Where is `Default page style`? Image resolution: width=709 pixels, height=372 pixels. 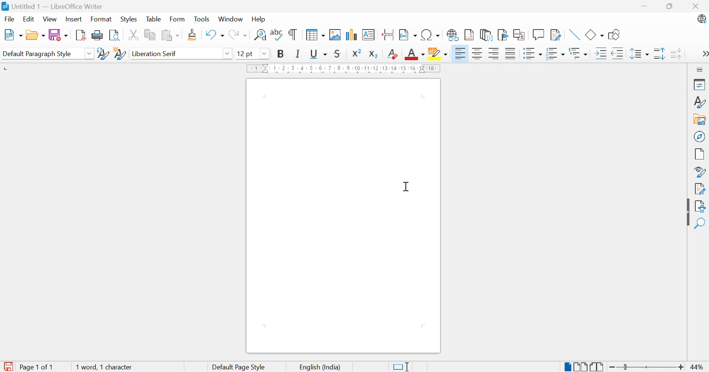 Default page style is located at coordinates (240, 367).